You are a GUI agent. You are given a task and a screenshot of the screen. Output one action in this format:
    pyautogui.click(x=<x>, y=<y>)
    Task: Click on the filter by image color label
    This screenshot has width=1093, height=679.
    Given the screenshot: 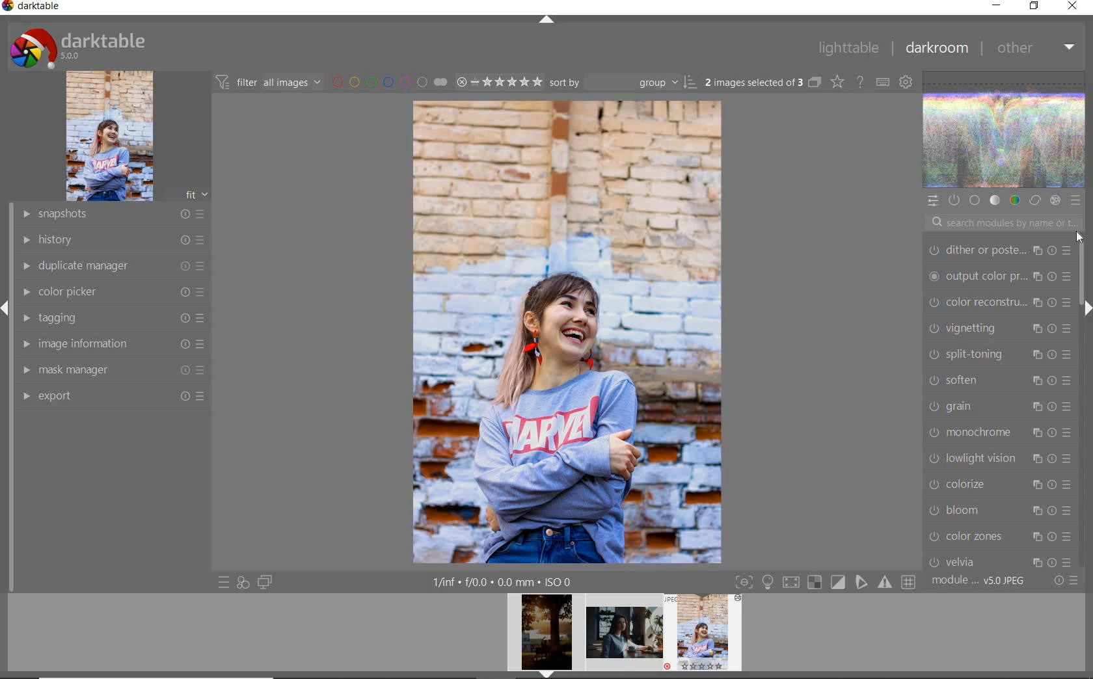 What is the action you would take?
    pyautogui.click(x=388, y=81)
    